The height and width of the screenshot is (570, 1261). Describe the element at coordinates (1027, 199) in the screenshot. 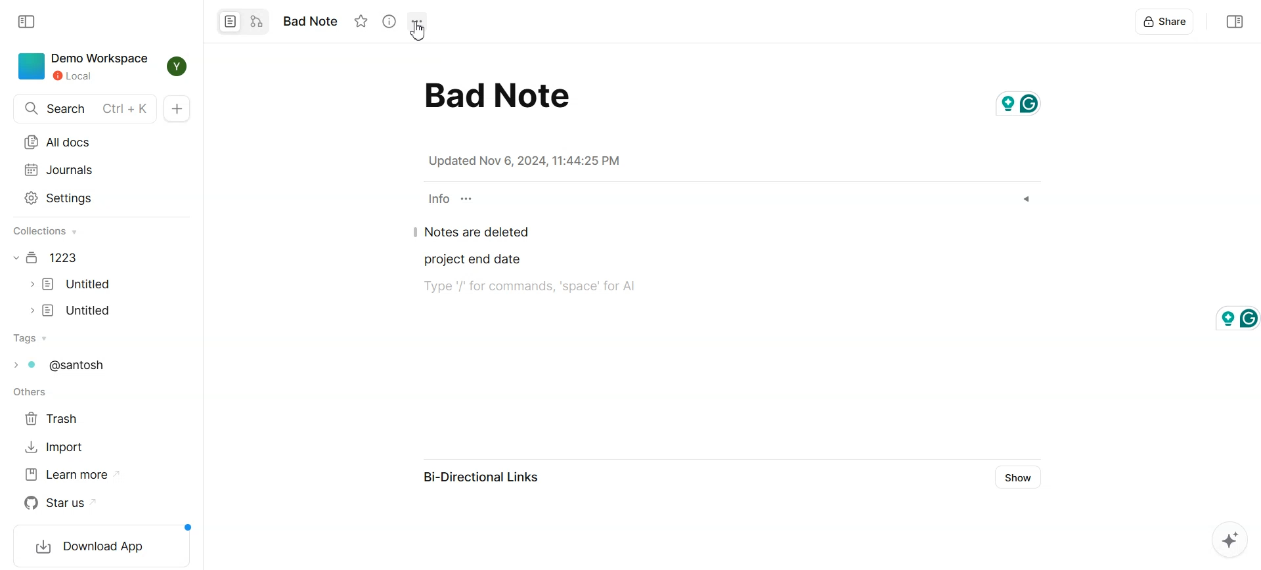

I see `Dropdown box` at that location.